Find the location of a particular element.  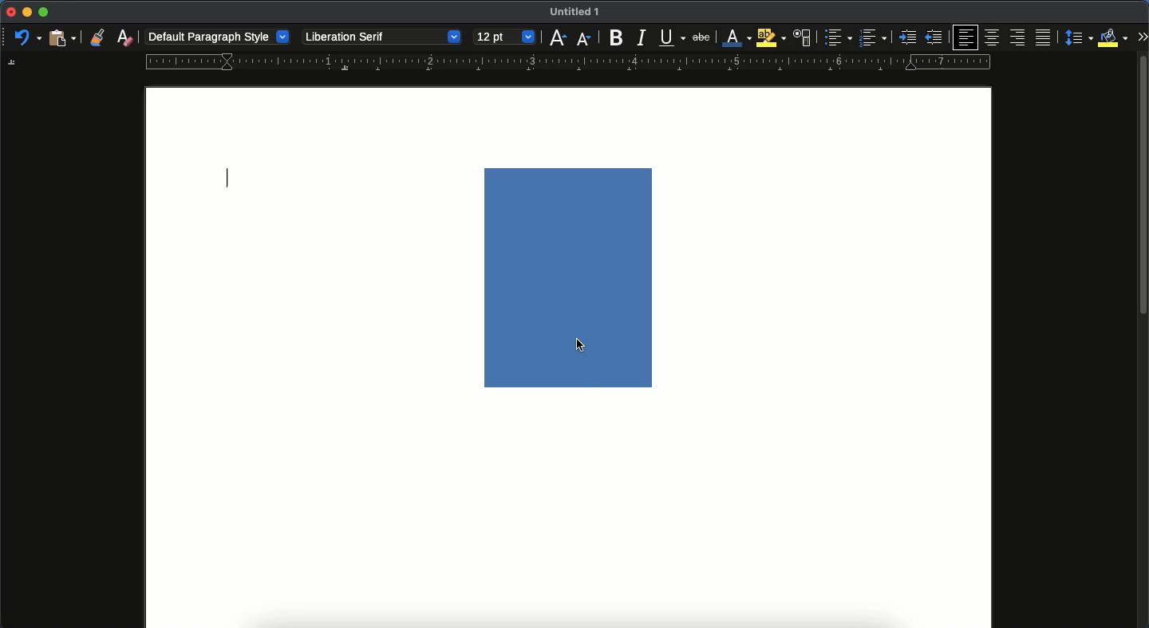

decrease font is located at coordinates (585, 40).